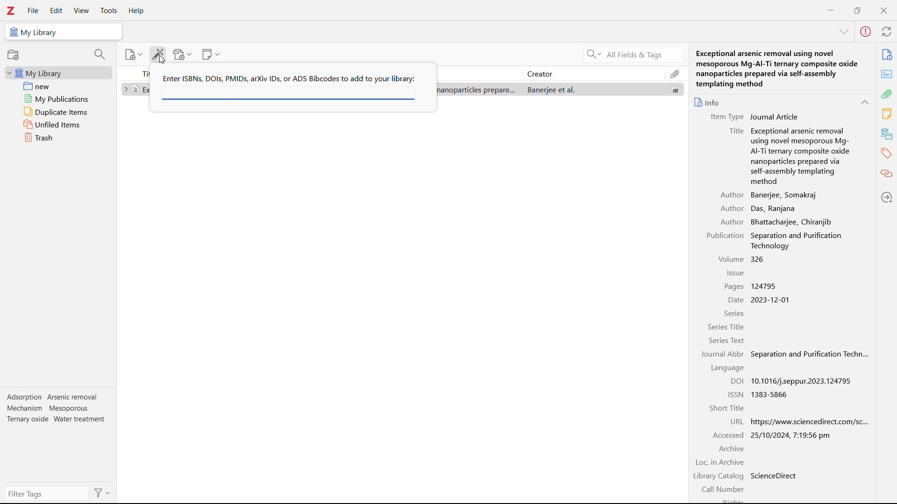 The image size is (897, 504). Describe the element at coordinates (883, 10) in the screenshot. I see `close` at that location.